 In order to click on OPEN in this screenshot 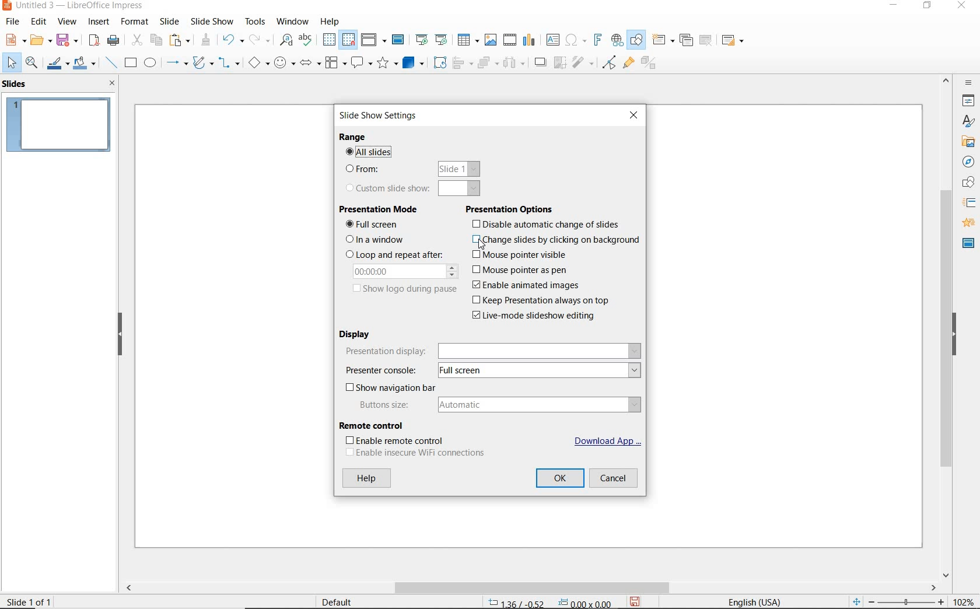, I will do `click(40, 40)`.